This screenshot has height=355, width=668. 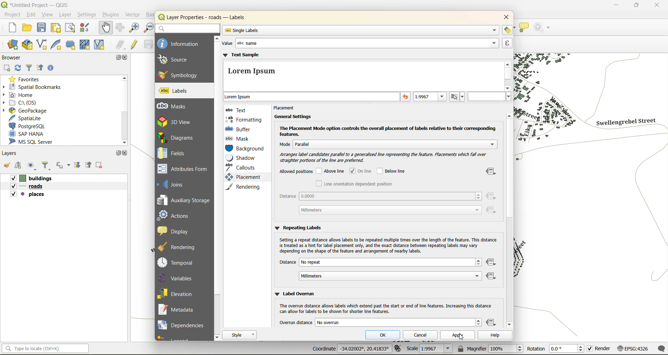 I want to click on plugins, so click(x=111, y=16).